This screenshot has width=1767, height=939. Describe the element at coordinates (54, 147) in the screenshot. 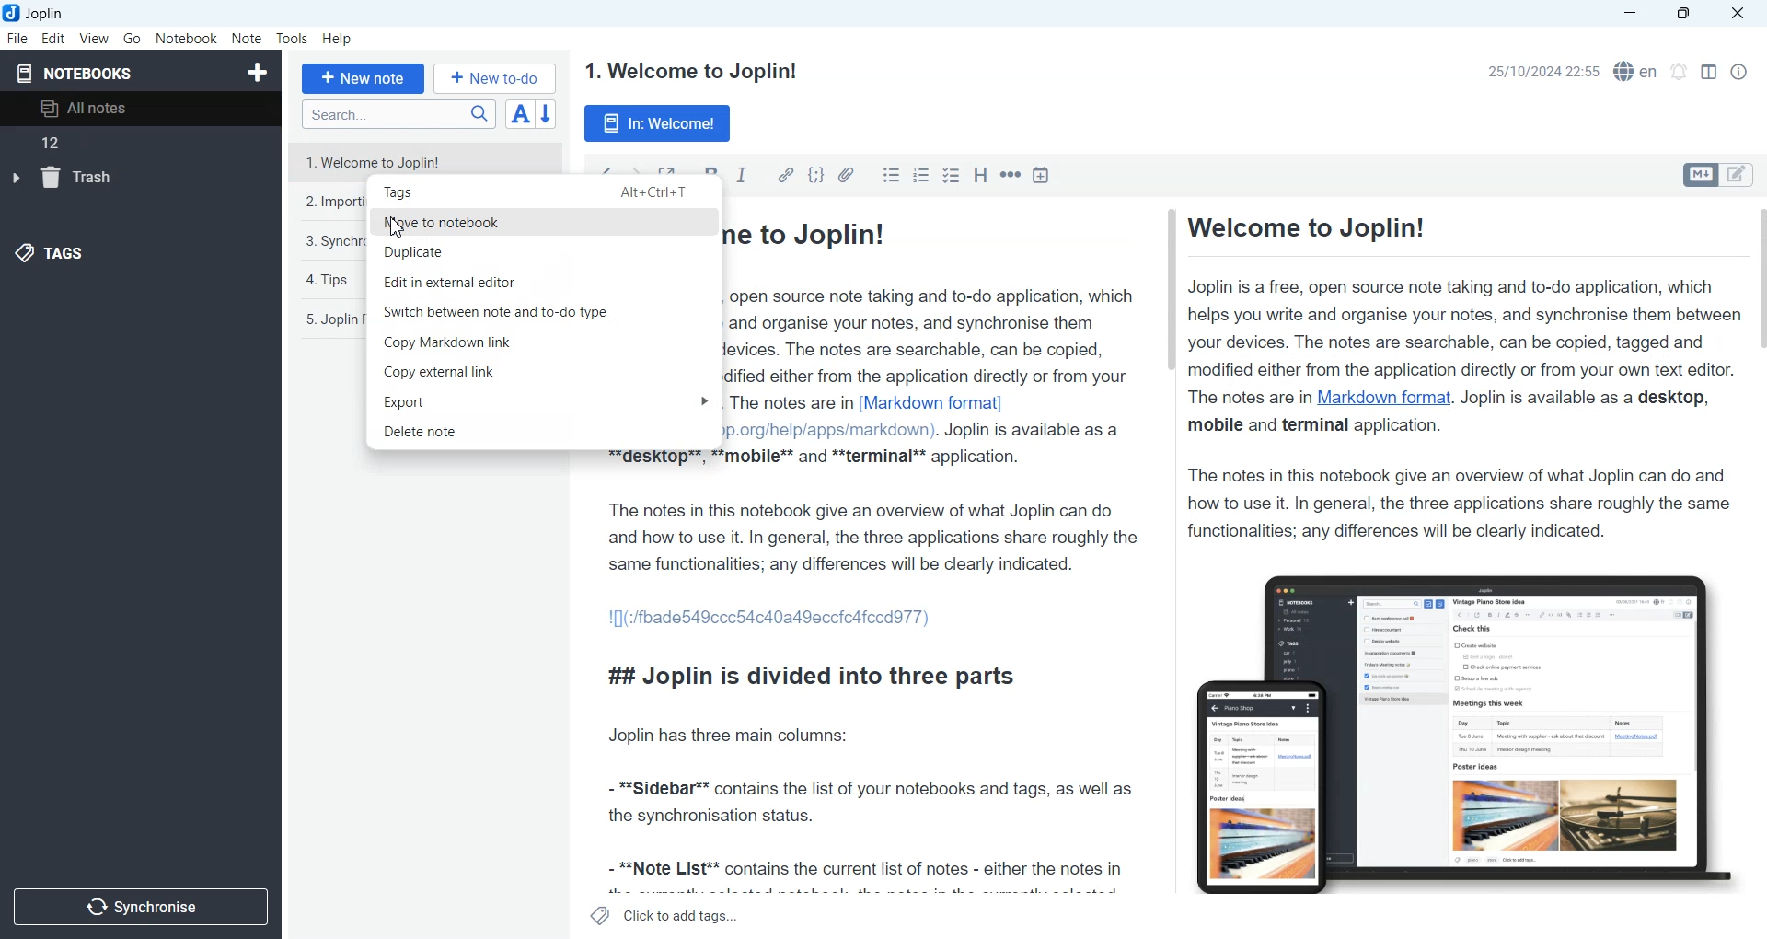

I see `12` at that location.